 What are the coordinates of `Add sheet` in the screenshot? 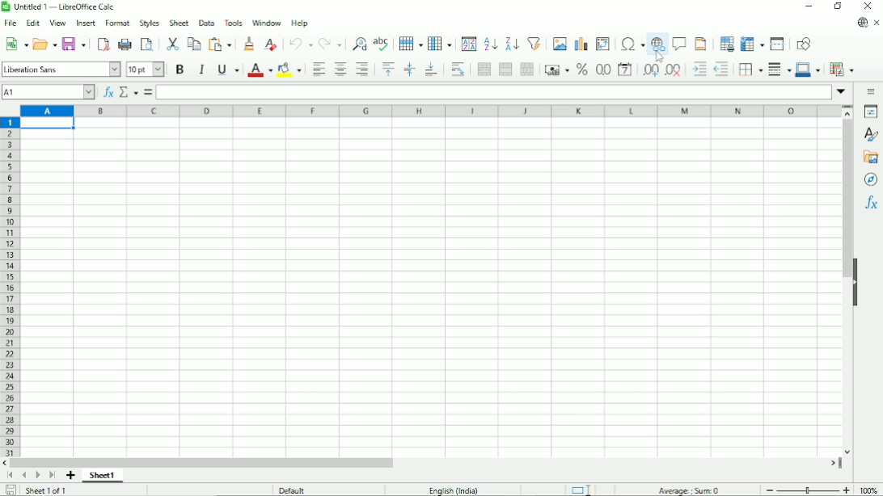 It's located at (71, 476).